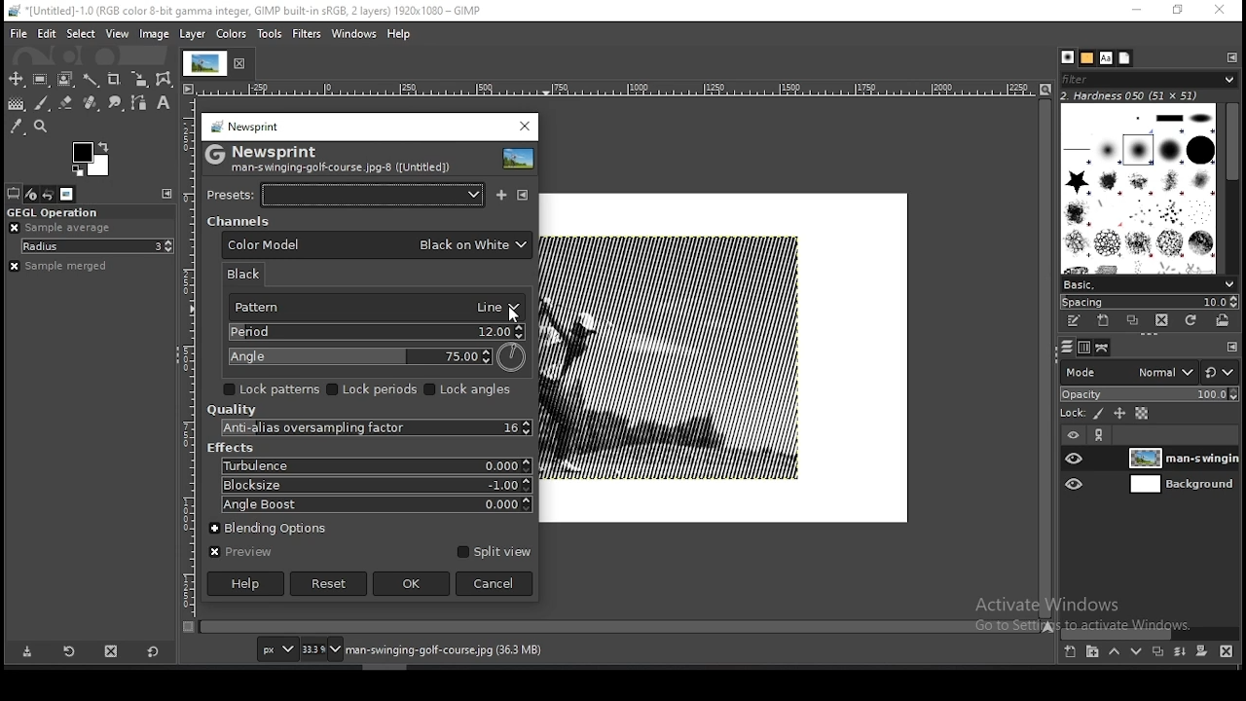 Image resolution: width=1246 pixels, height=701 pixels. I want to click on move tool, so click(16, 79).